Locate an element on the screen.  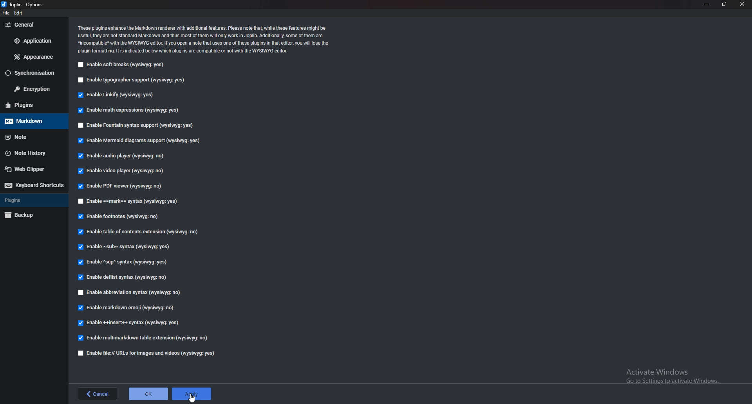
Application is located at coordinates (32, 41).